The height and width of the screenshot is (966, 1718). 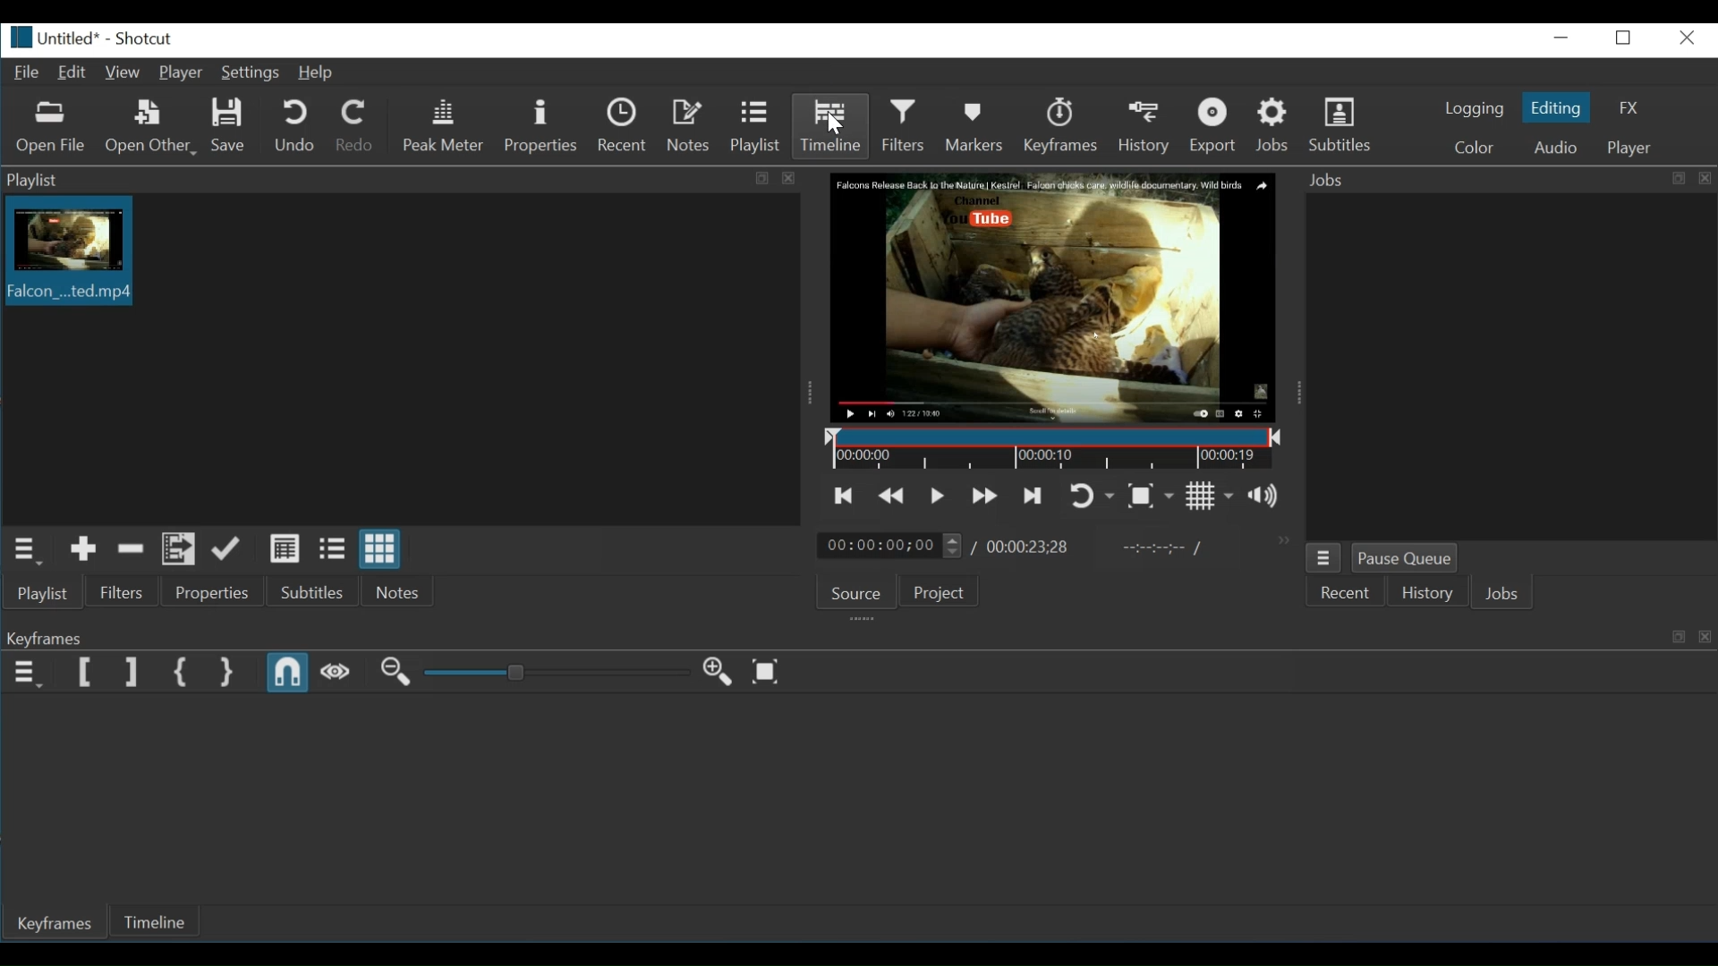 I want to click on Filters, so click(x=904, y=125).